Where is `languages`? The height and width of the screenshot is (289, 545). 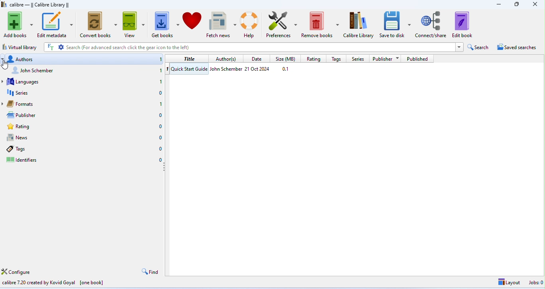
languages is located at coordinates (85, 82).